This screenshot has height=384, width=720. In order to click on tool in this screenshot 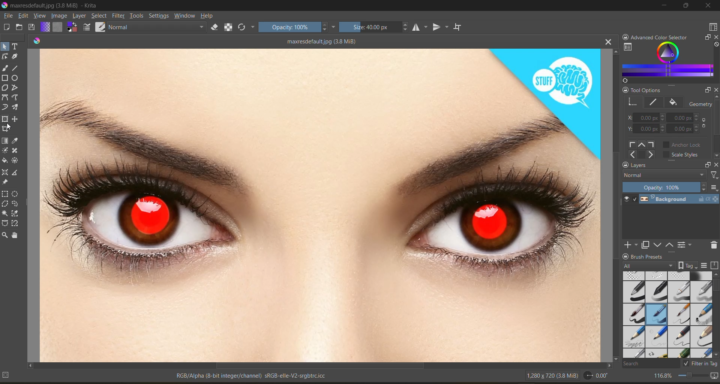, I will do `click(15, 236)`.